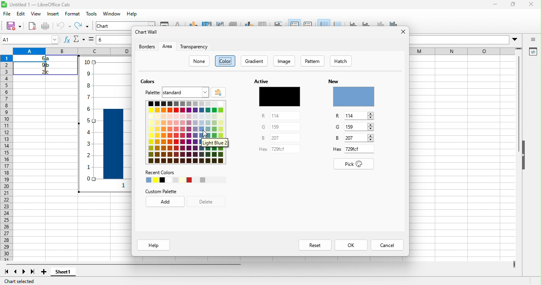  Describe the element at coordinates (186, 132) in the screenshot. I see `colors` at that location.